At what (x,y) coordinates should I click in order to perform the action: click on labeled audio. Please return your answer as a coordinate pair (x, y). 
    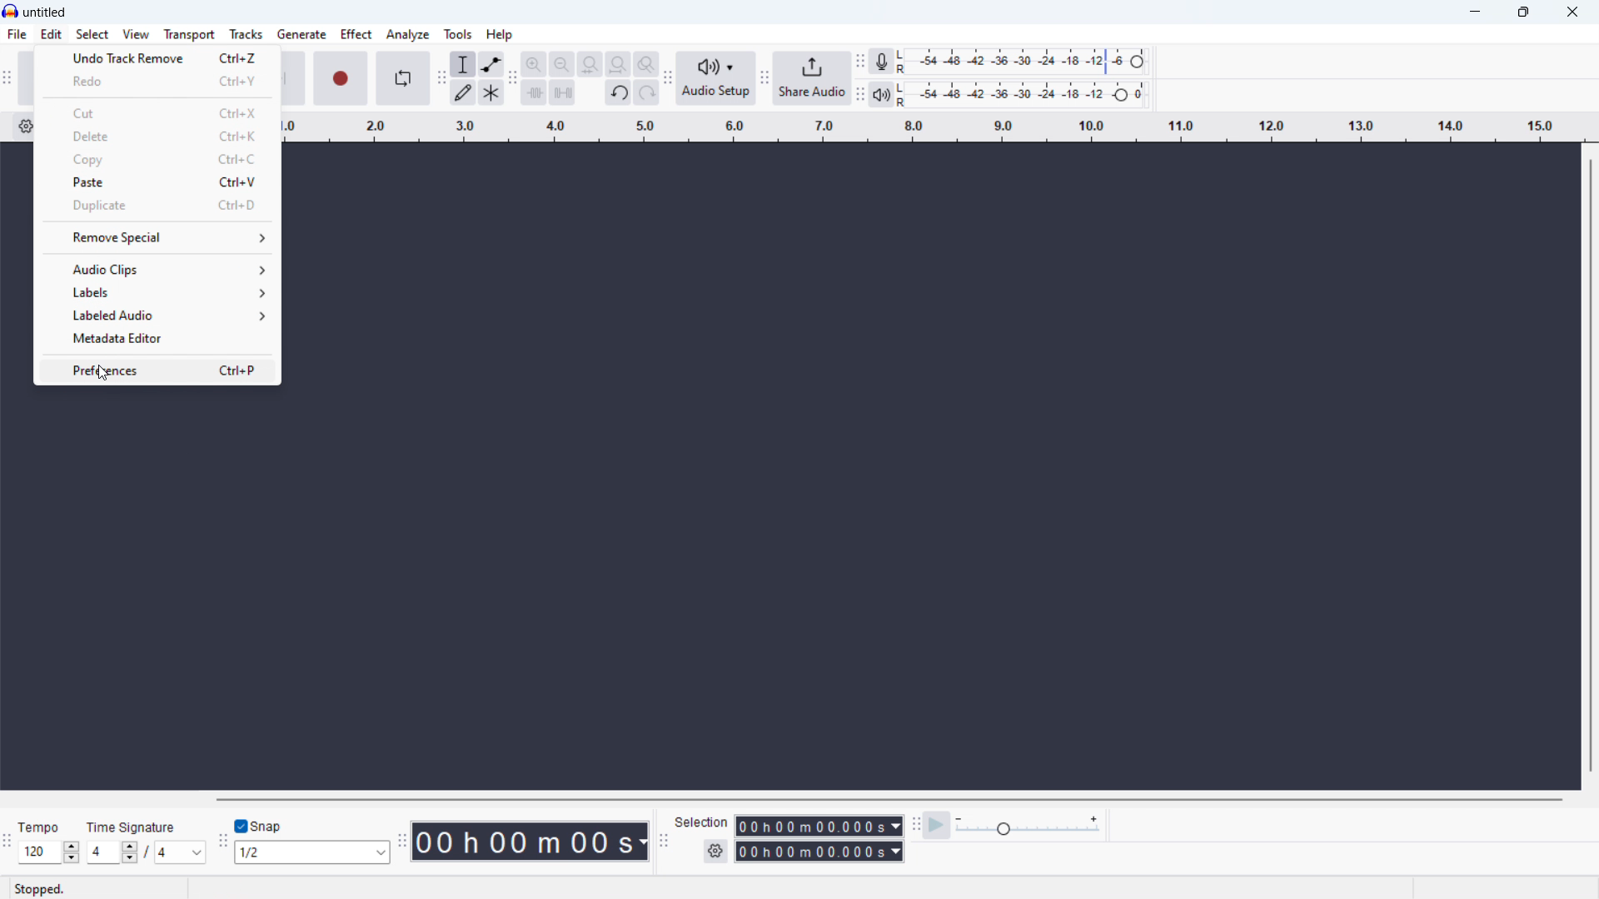
    Looking at the image, I should click on (158, 315).